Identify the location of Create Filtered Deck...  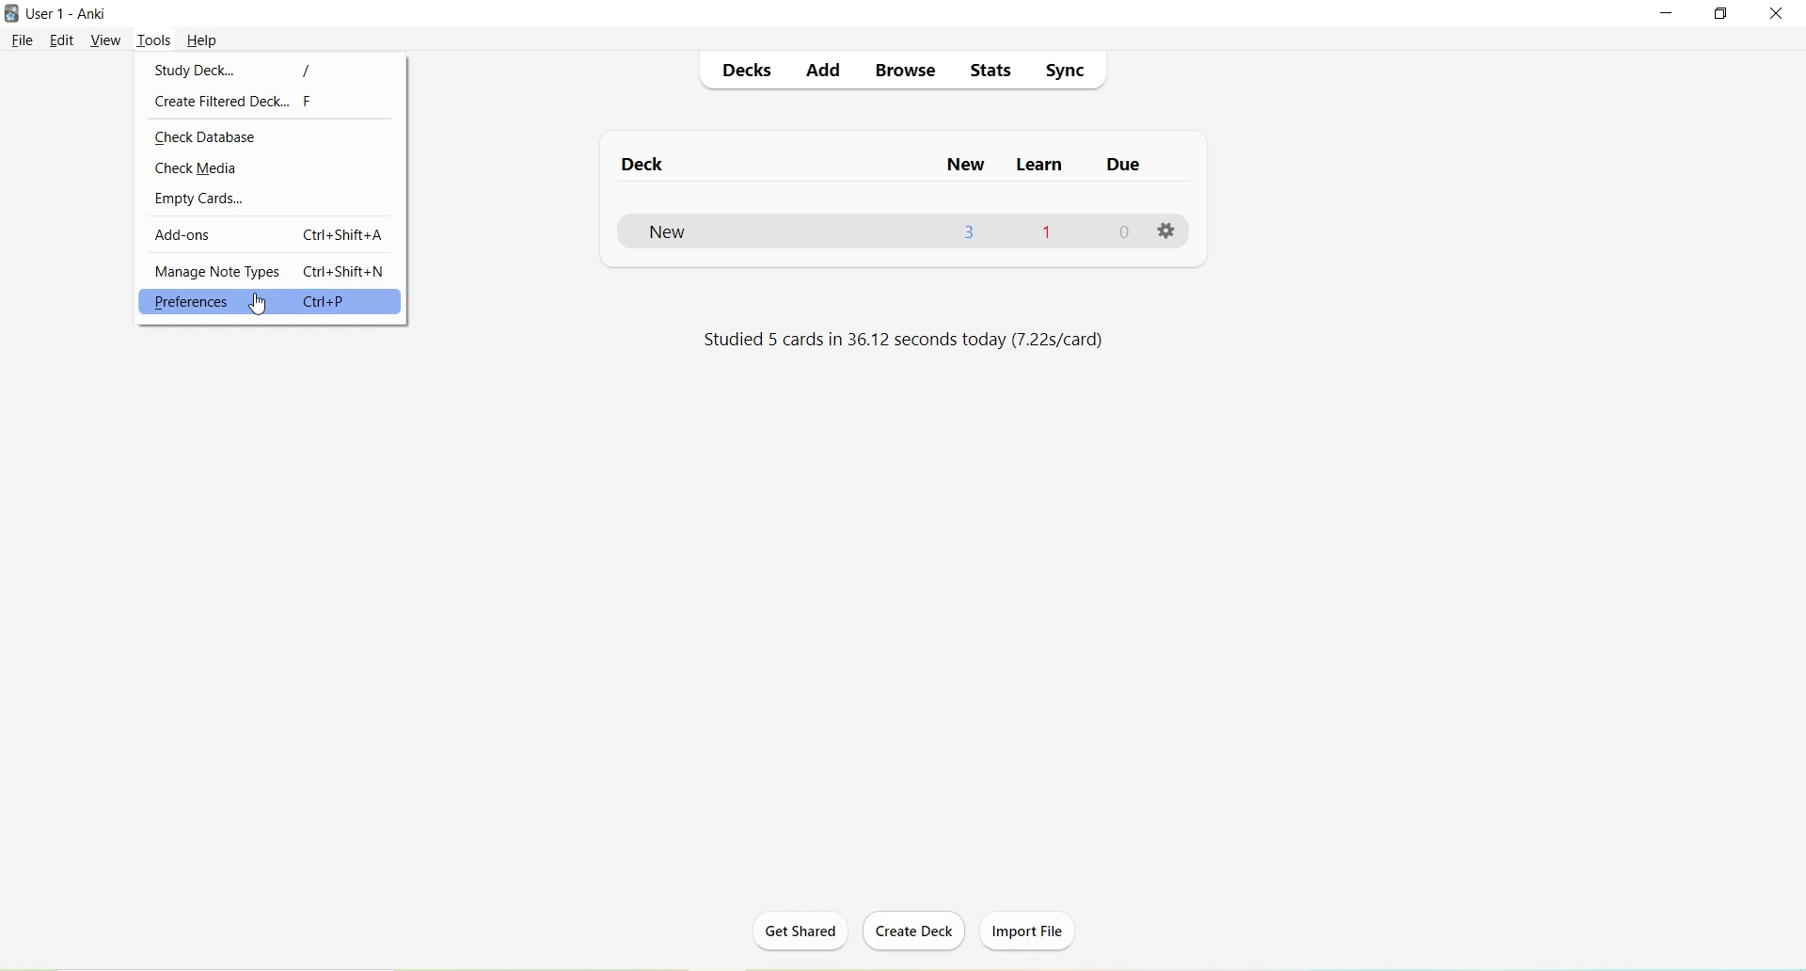
(223, 104).